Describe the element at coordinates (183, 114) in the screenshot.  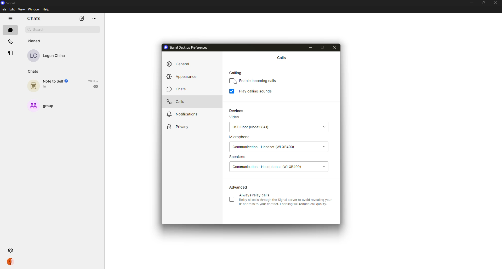
I see `notifications` at that location.